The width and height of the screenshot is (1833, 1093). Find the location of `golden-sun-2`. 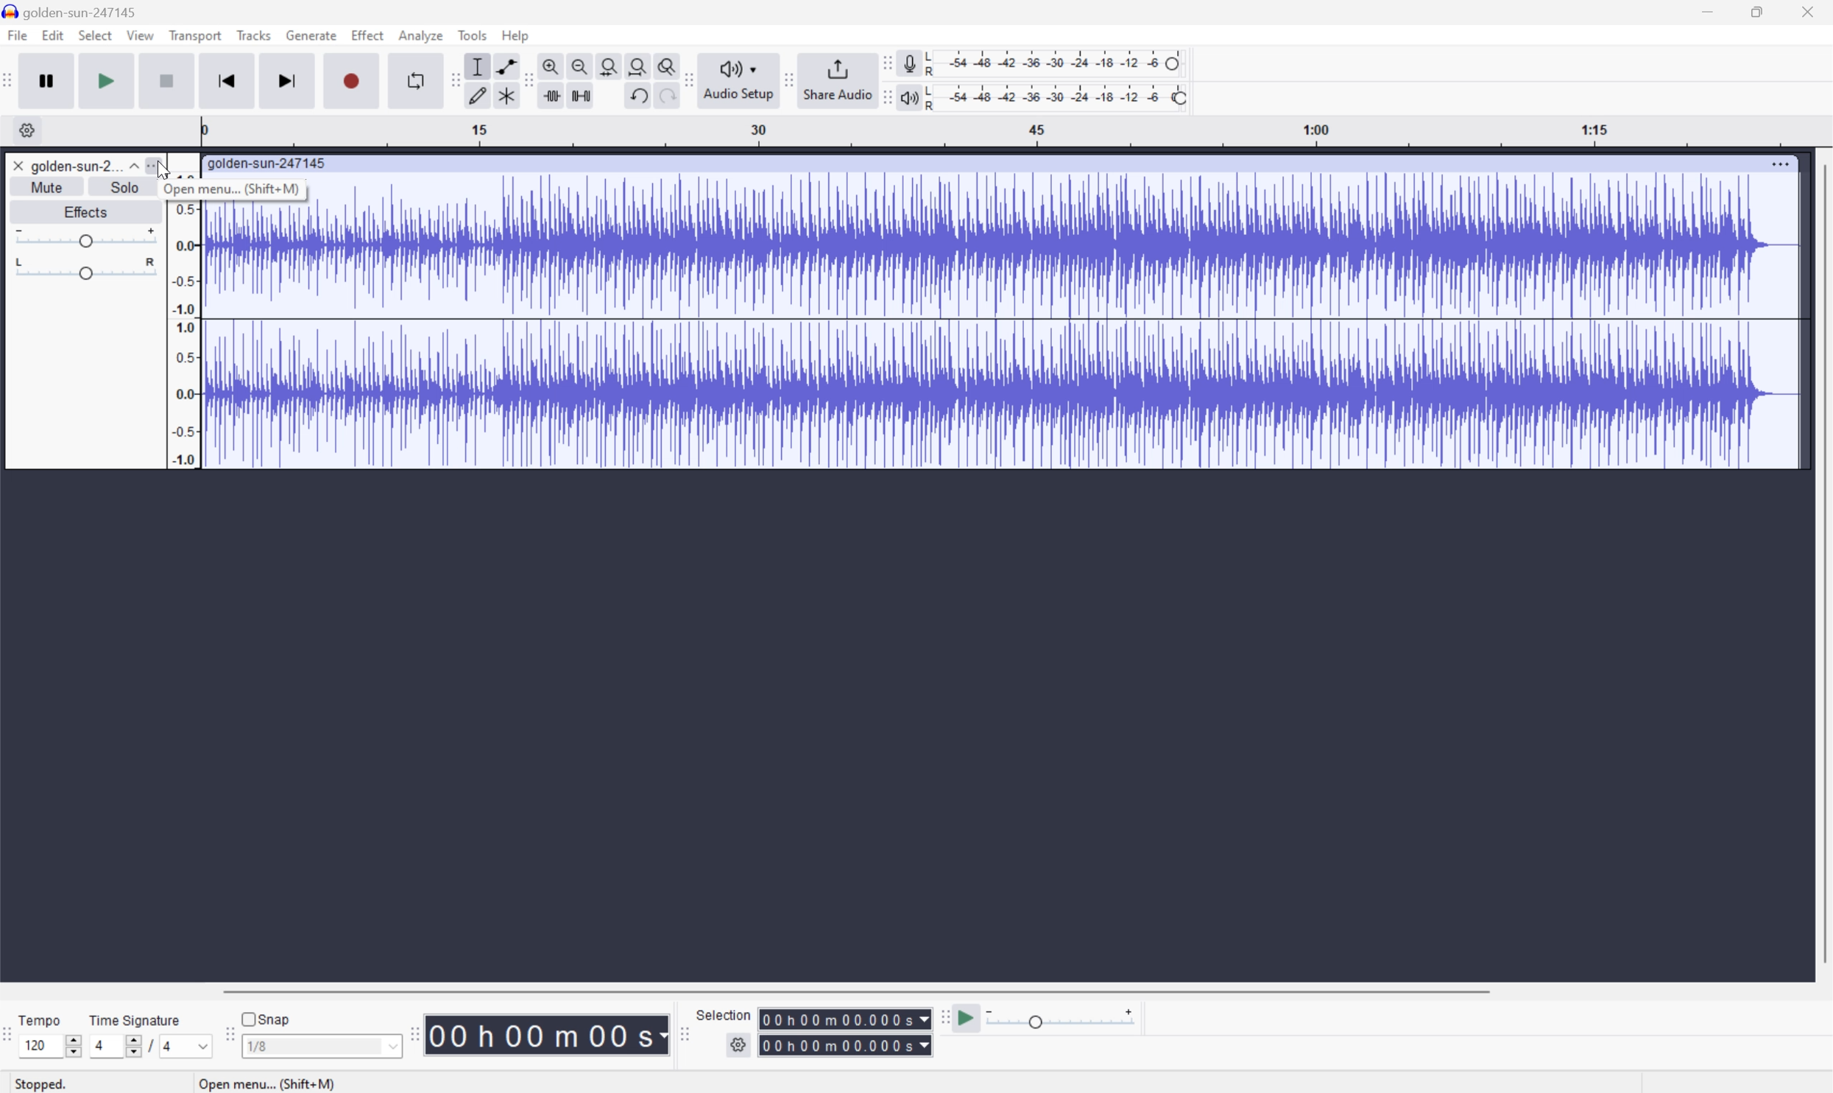

golden-sun-2 is located at coordinates (74, 167).